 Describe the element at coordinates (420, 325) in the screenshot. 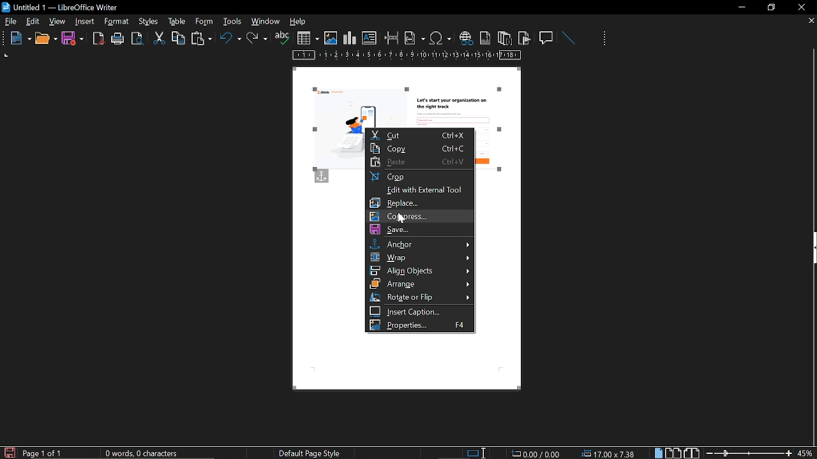

I see `properties` at that location.